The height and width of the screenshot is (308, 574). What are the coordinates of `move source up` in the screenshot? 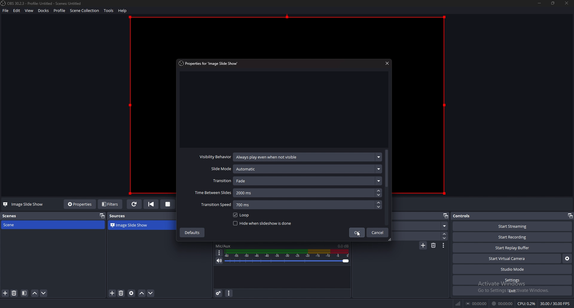 It's located at (142, 293).